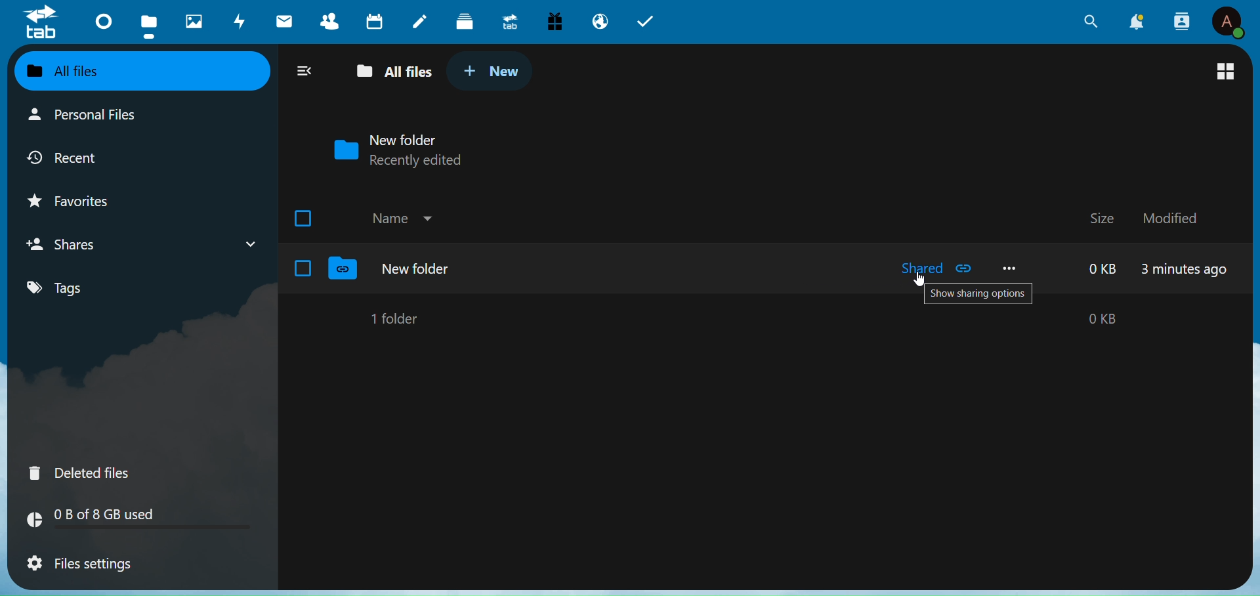 This screenshot has height=596, width=1260. Describe the element at coordinates (306, 217) in the screenshot. I see `Check box` at that location.